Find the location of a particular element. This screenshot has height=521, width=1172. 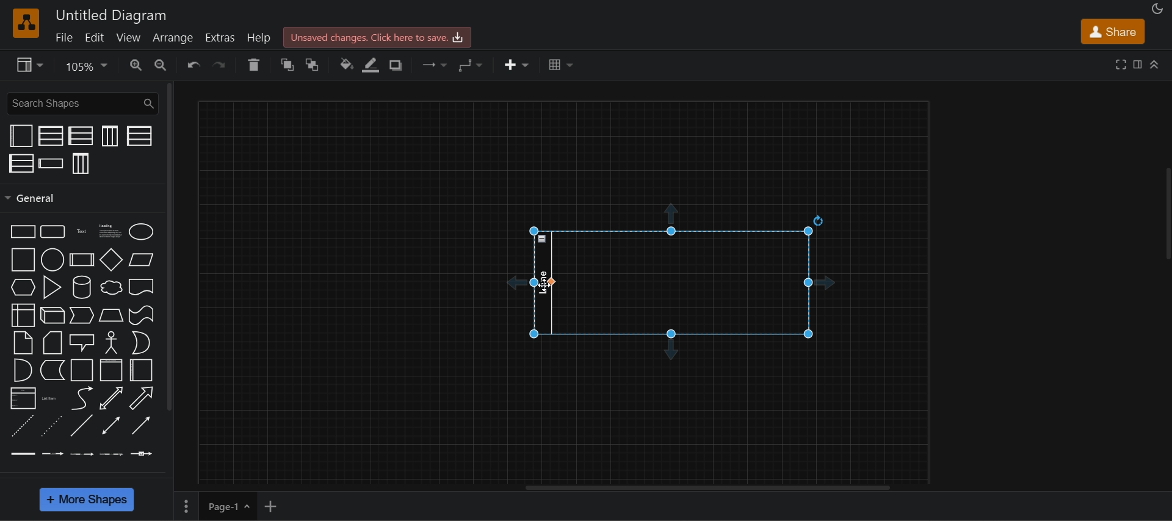

logo is located at coordinates (26, 23).